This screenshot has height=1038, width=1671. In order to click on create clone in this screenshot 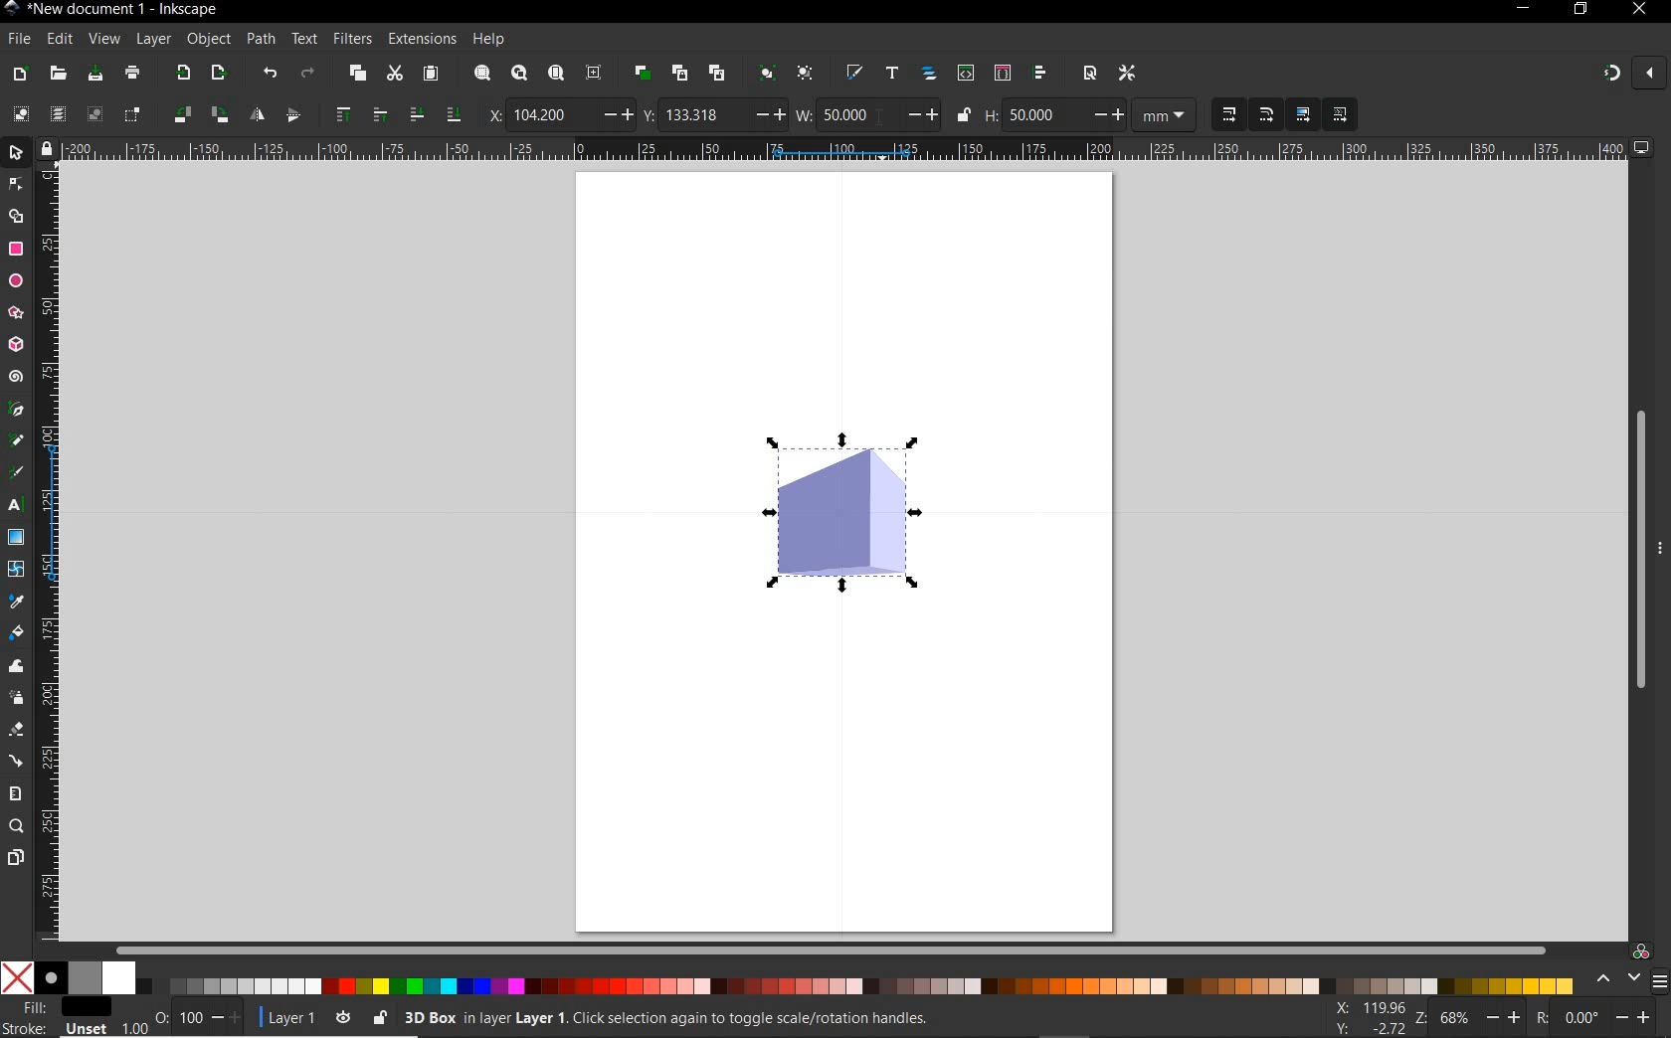, I will do `click(678, 73)`.